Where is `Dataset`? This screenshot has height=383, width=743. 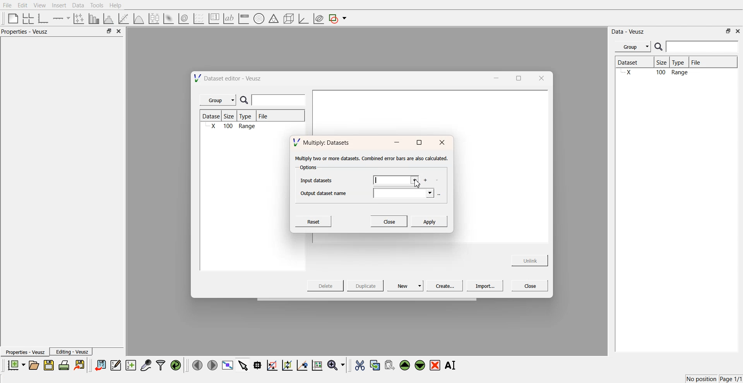 Dataset is located at coordinates (212, 116).